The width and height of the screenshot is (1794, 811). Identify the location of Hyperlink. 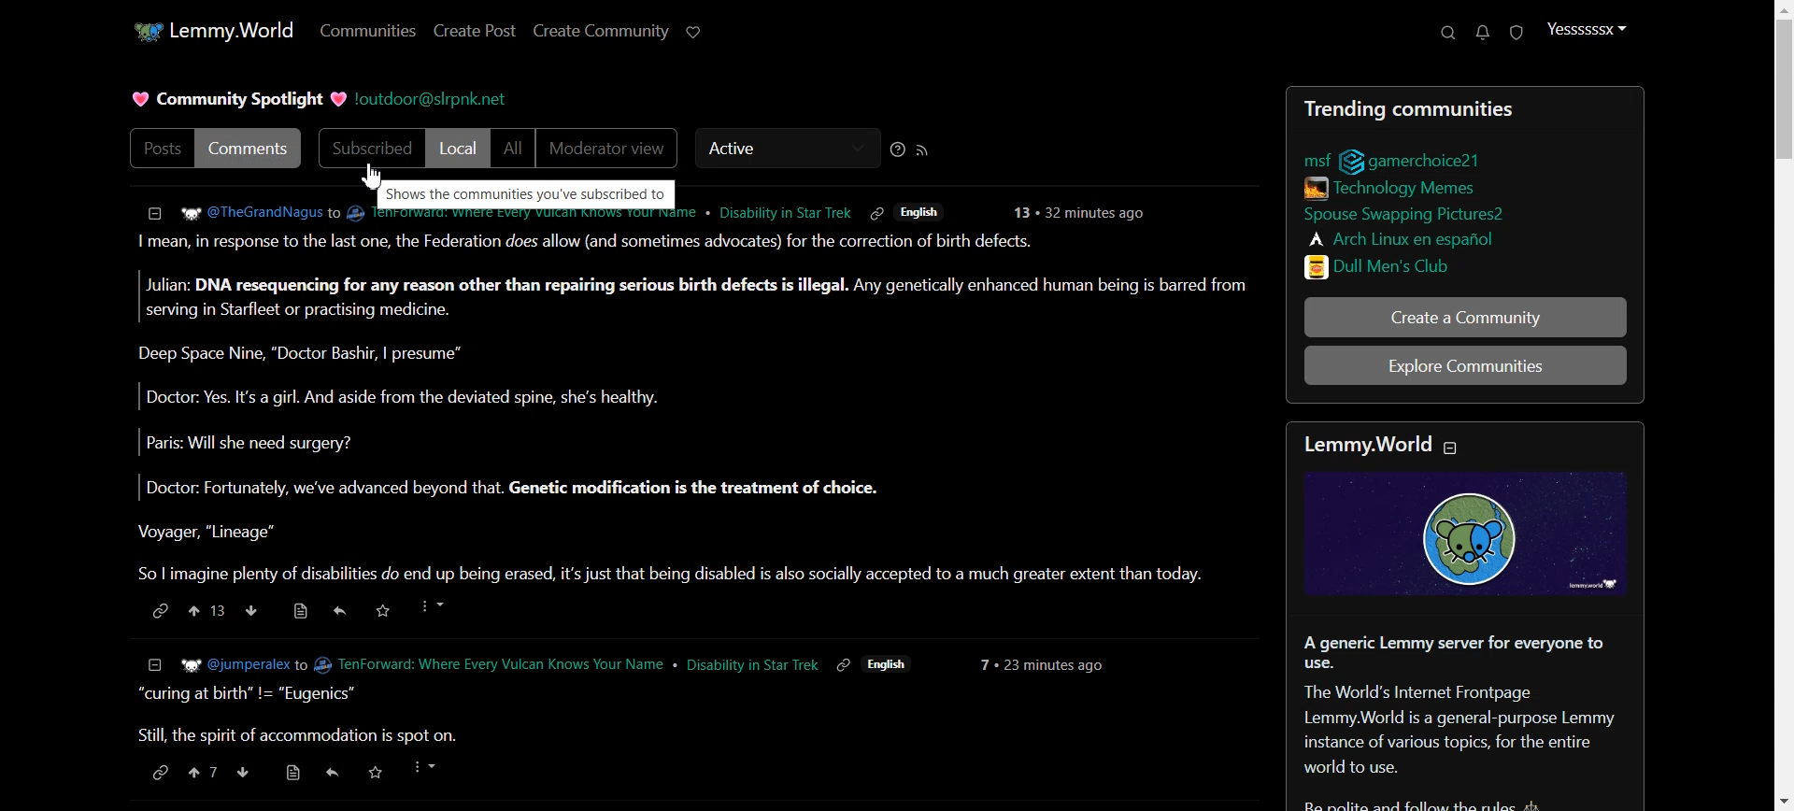
(445, 101).